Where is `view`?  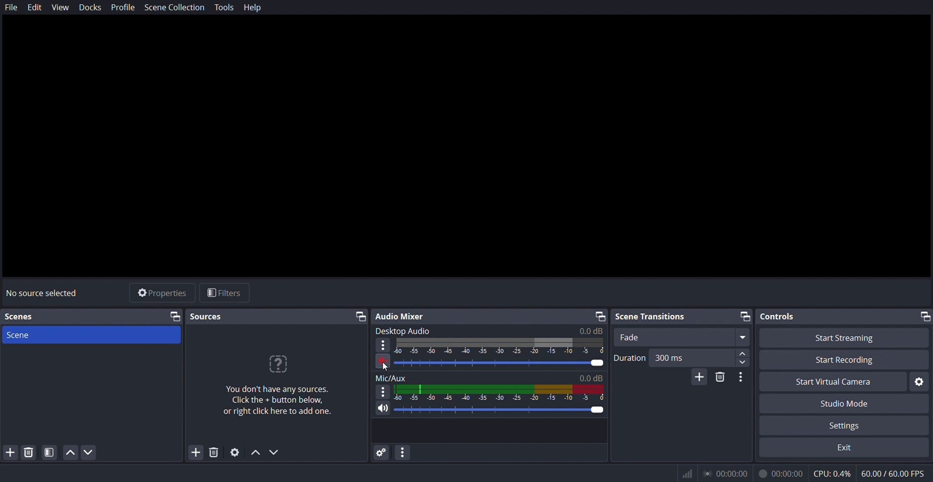 view is located at coordinates (62, 8).